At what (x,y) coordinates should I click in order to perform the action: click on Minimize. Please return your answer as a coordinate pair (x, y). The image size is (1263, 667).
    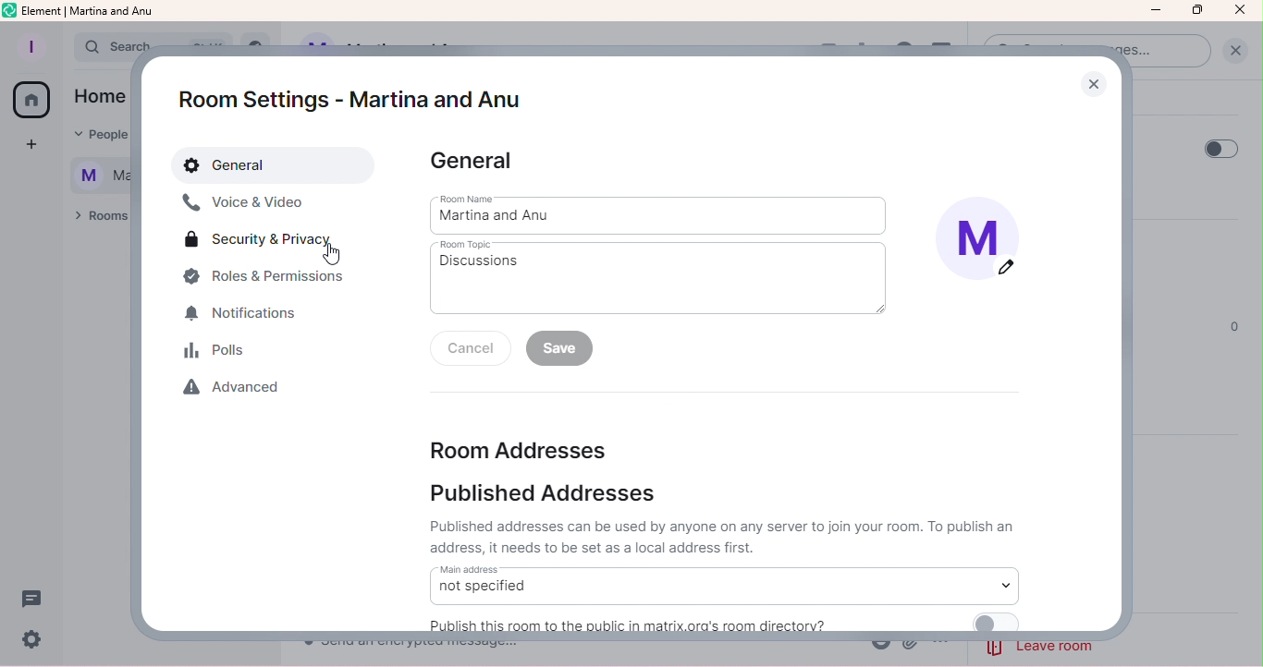
    Looking at the image, I should click on (1157, 13).